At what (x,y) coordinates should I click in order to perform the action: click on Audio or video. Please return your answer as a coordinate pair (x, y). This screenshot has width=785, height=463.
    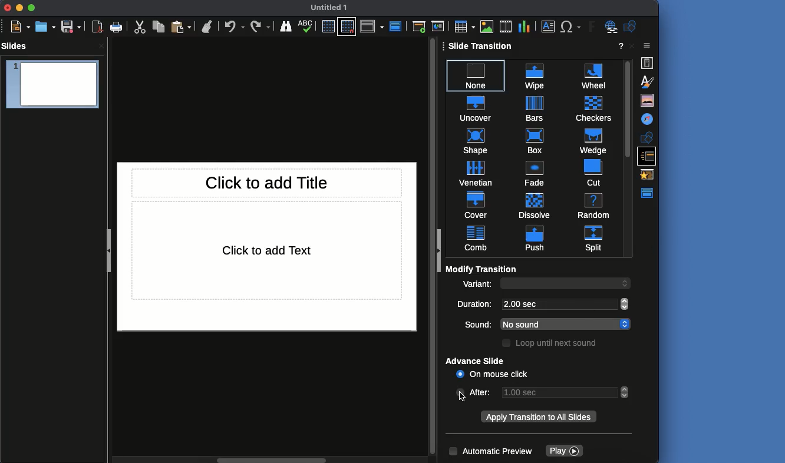
    Looking at the image, I should click on (505, 25).